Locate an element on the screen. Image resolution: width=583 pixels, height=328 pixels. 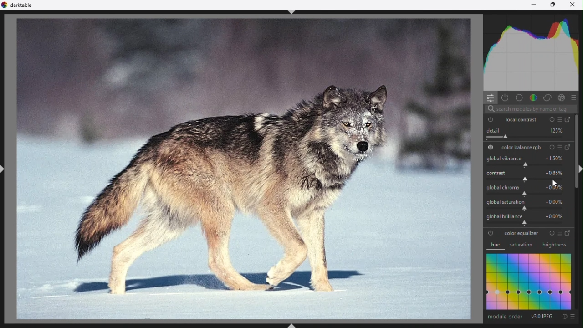
details slider is located at coordinates (525, 133).